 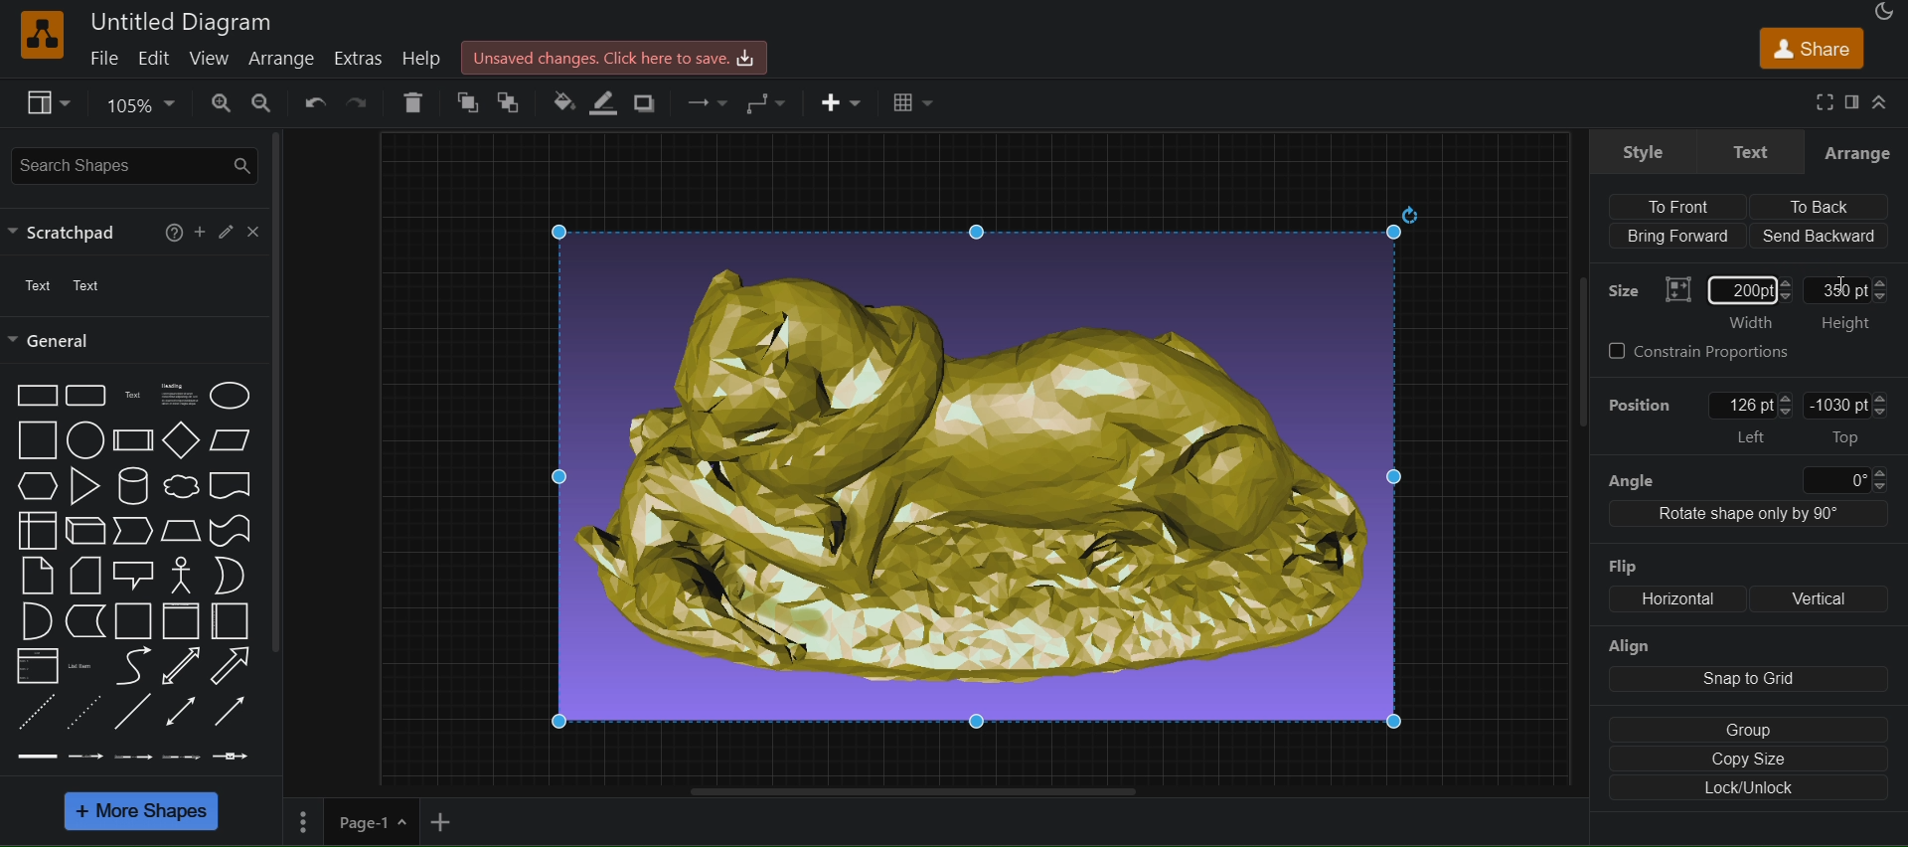 What do you see at coordinates (1641, 403) in the screenshot?
I see `Position` at bounding box center [1641, 403].